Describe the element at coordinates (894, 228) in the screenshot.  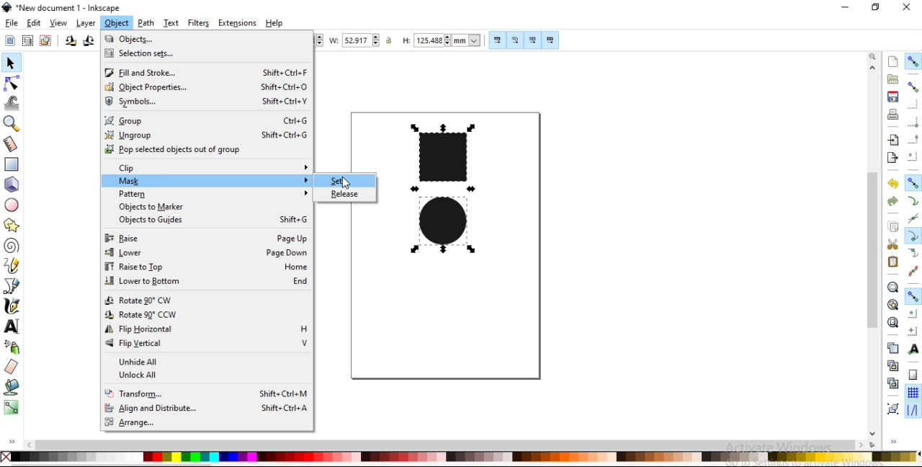
I see `copy` at that location.